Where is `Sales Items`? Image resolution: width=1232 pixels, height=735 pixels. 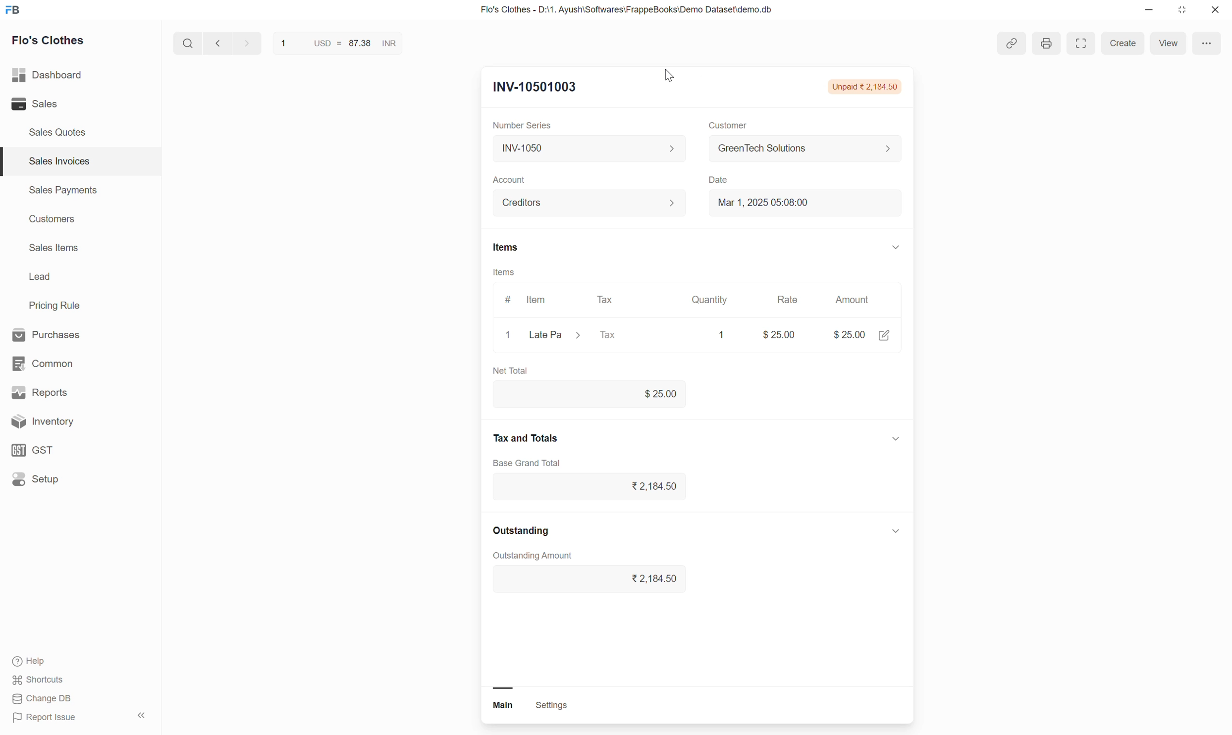
Sales Items is located at coordinates (54, 249).